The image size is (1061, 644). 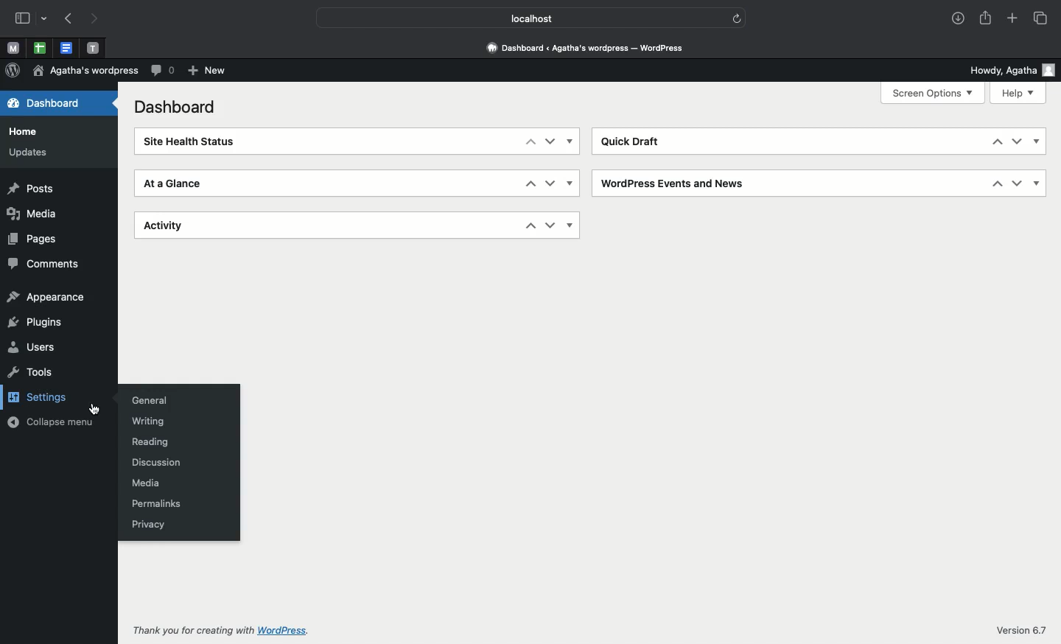 I want to click on Wordpress, so click(x=13, y=69).